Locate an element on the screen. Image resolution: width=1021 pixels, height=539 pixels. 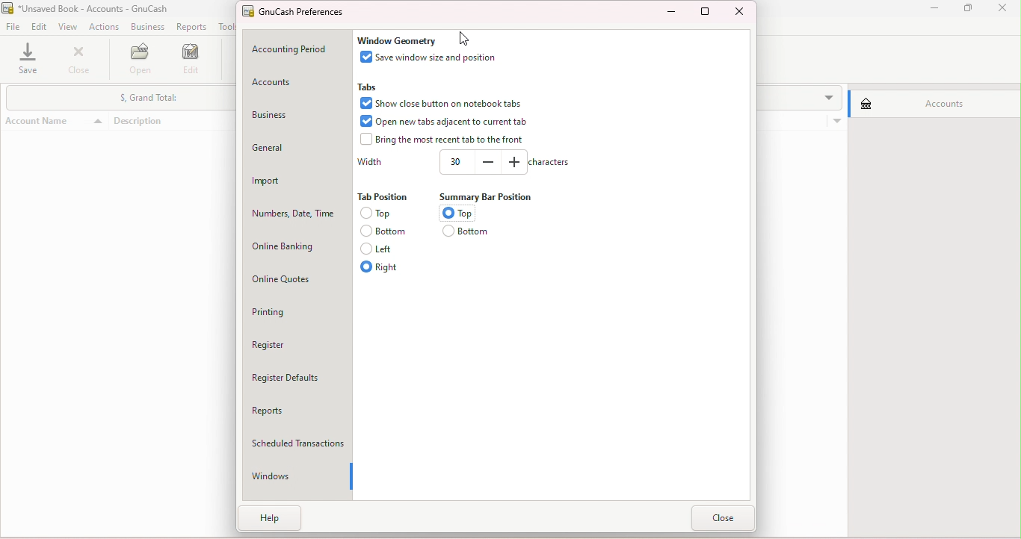
Register is located at coordinates (300, 343).